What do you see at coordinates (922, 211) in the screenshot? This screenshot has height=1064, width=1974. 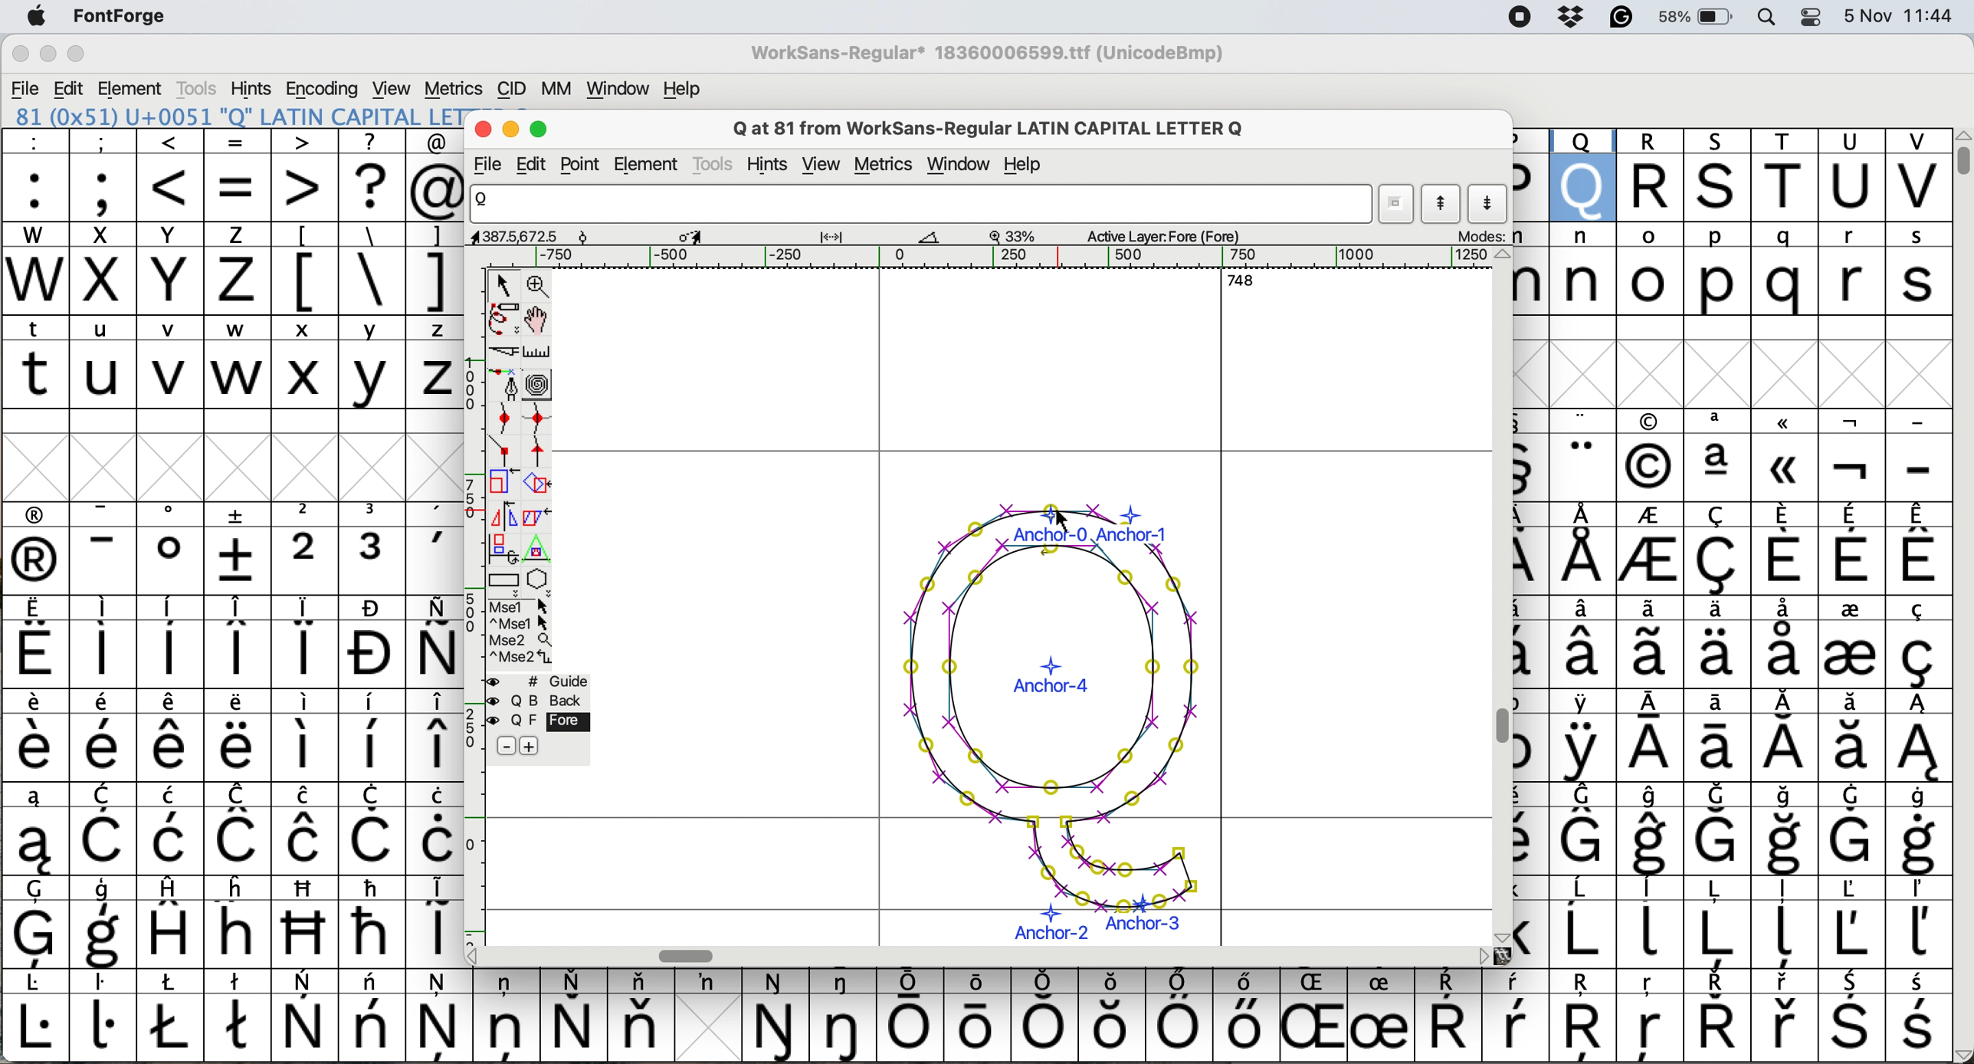 I see `glyph name` at bounding box center [922, 211].